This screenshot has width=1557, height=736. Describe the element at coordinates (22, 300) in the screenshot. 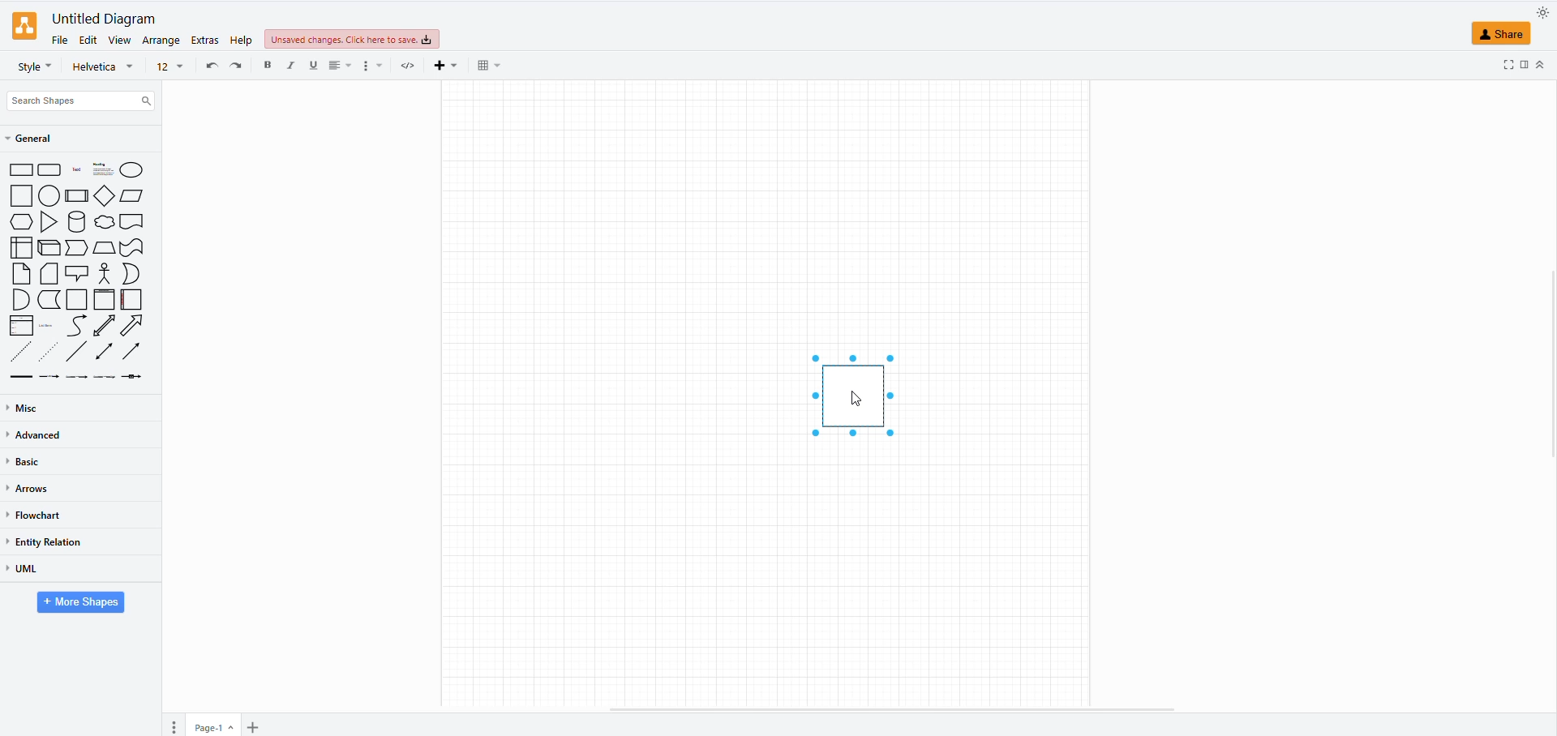

I see `And` at that location.